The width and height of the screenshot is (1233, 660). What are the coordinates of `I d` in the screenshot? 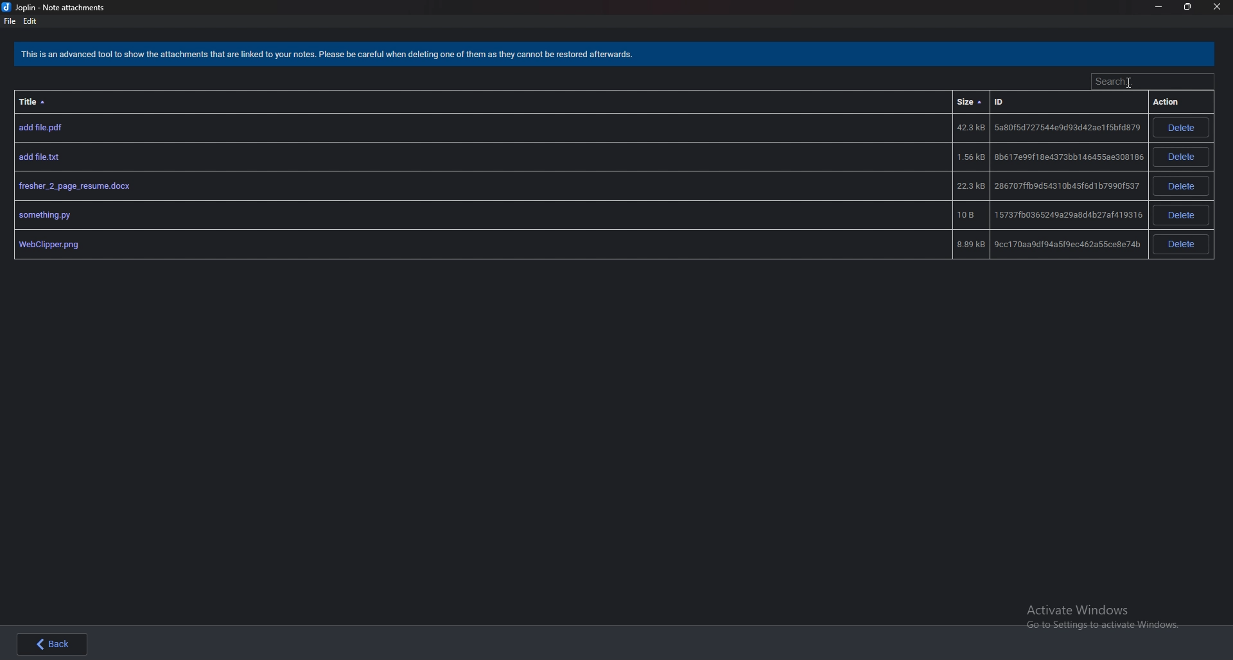 It's located at (1021, 104).